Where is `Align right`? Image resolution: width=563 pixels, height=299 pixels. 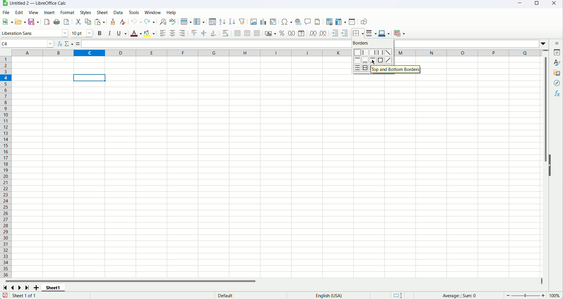 Align right is located at coordinates (182, 33).